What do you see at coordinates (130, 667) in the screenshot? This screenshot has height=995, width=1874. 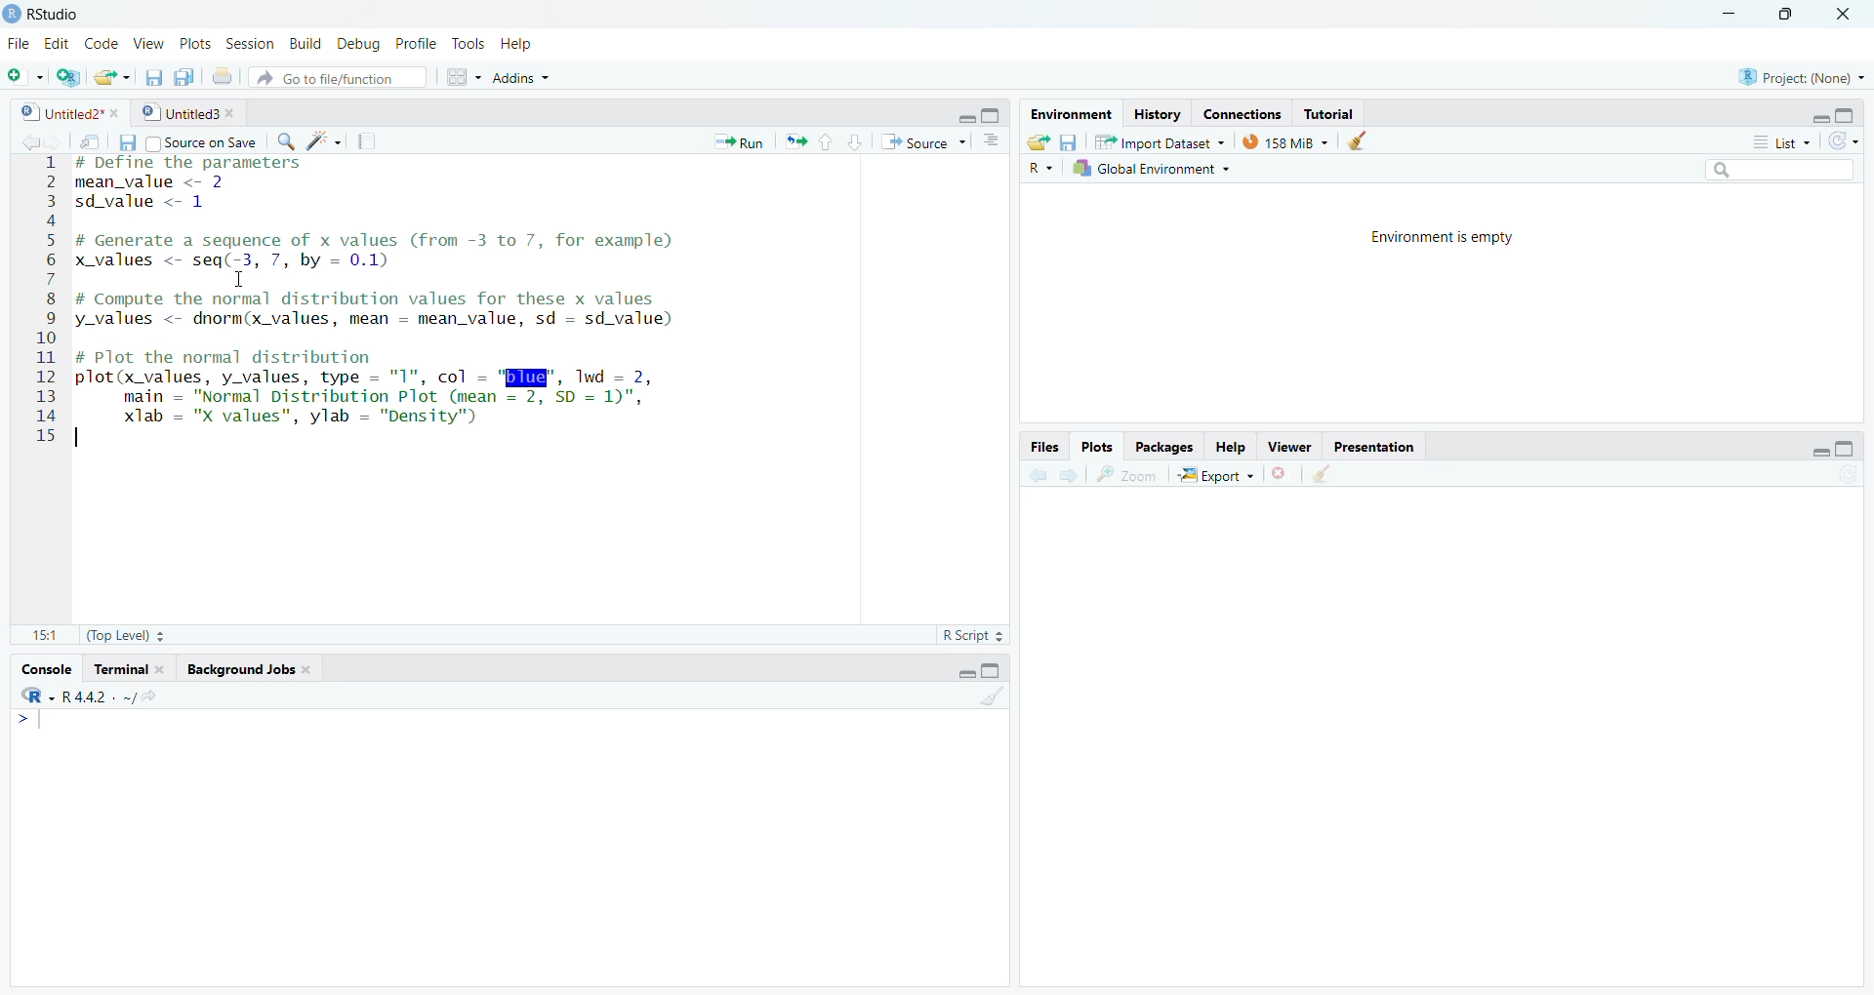 I see `Terminal` at bounding box center [130, 667].